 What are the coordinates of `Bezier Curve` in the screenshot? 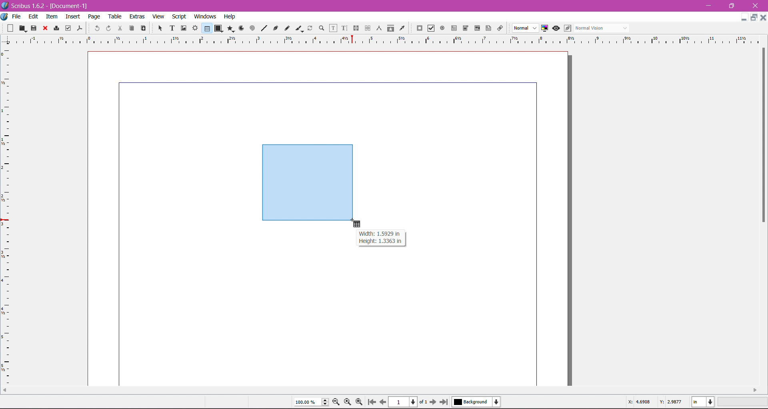 It's located at (275, 28).